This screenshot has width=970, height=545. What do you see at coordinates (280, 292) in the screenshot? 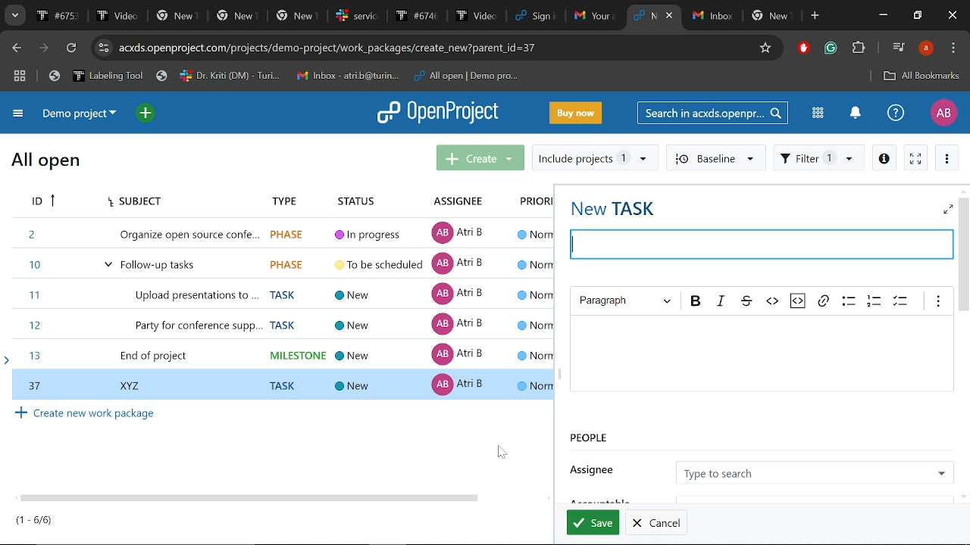
I see `Existing tasks` at bounding box center [280, 292].